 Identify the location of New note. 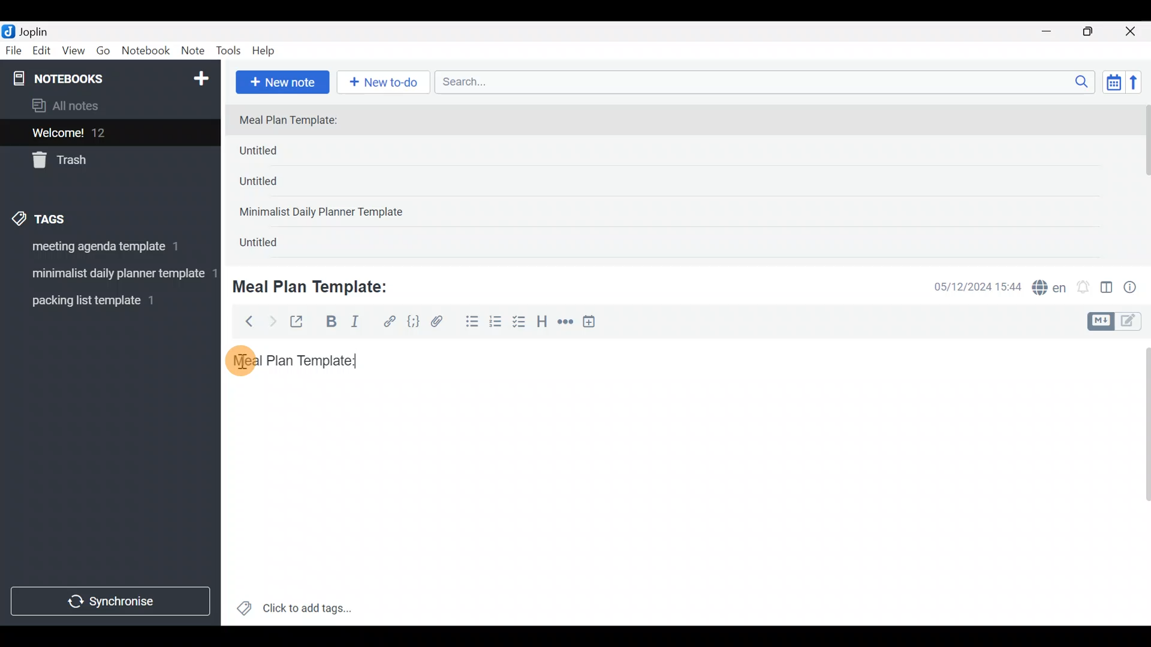
(281, 81).